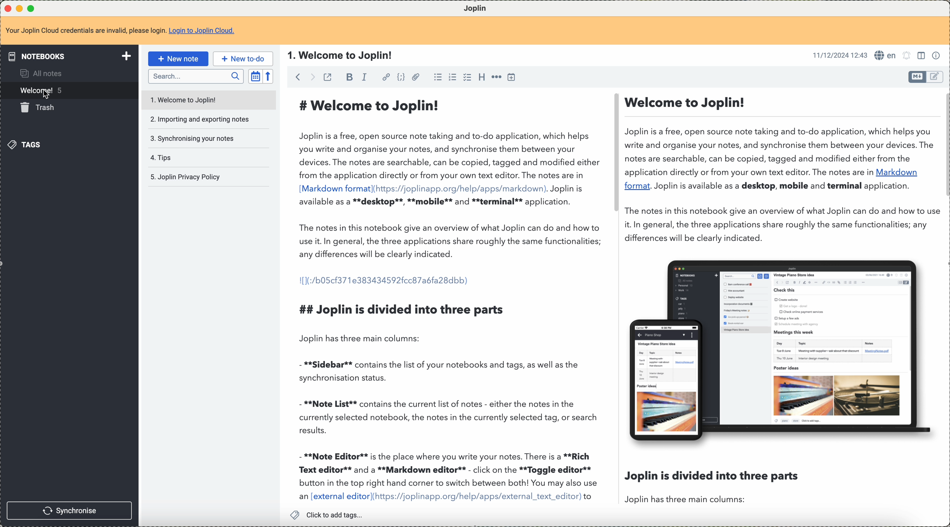 This screenshot has width=950, height=527. What do you see at coordinates (781, 349) in the screenshot?
I see `Joplin Mobile and Tab Experience` at bounding box center [781, 349].